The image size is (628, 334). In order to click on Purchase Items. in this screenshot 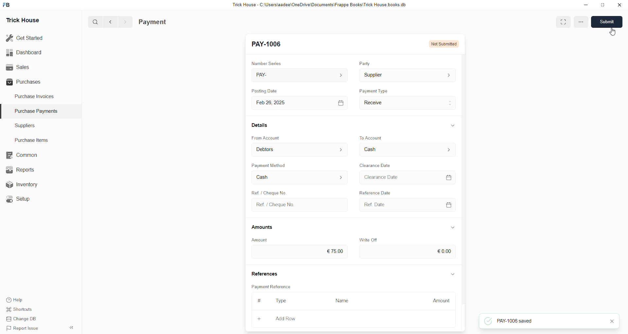, I will do `click(30, 139)`.